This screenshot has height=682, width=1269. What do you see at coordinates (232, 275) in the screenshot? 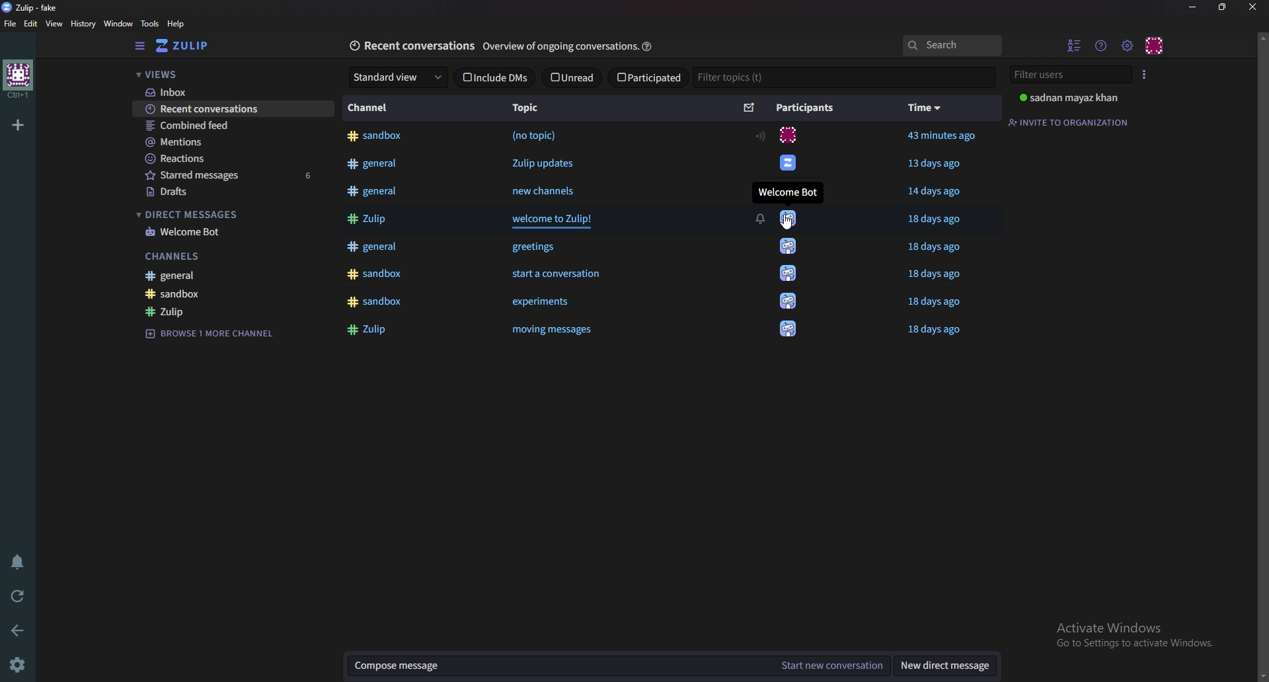
I see `General` at bounding box center [232, 275].